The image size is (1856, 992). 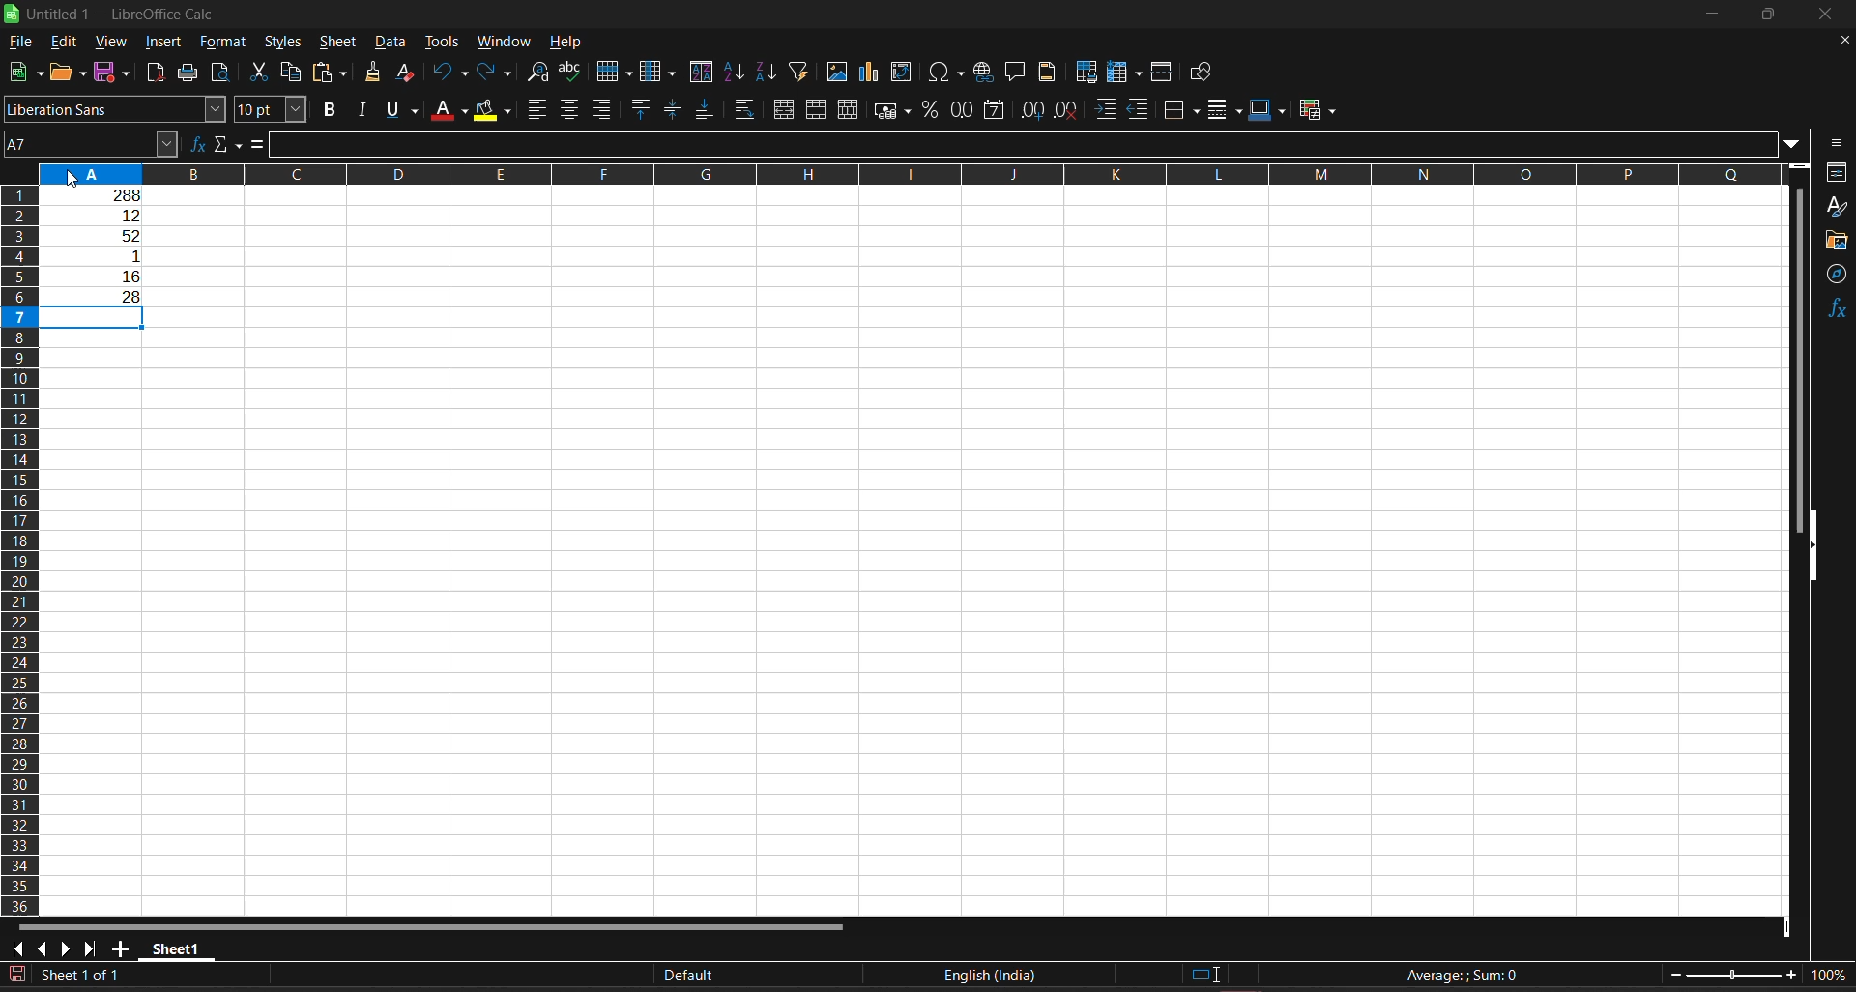 I want to click on freeze rows and columns, so click(x=1128, y=73).